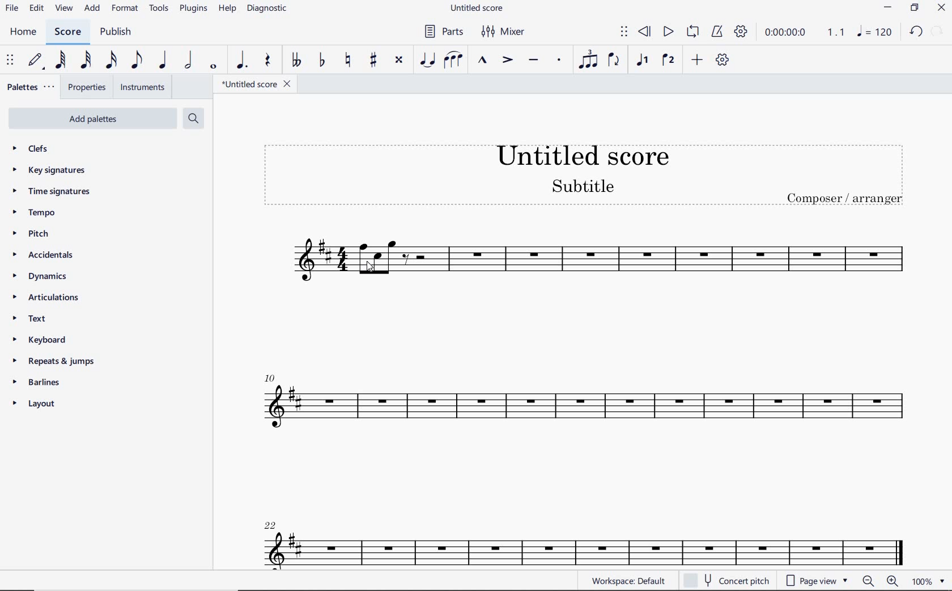 Image resolution: width=952 pixels, height=591 pixels. I want to click on FLIP DIRECTION, so click(616, 61).